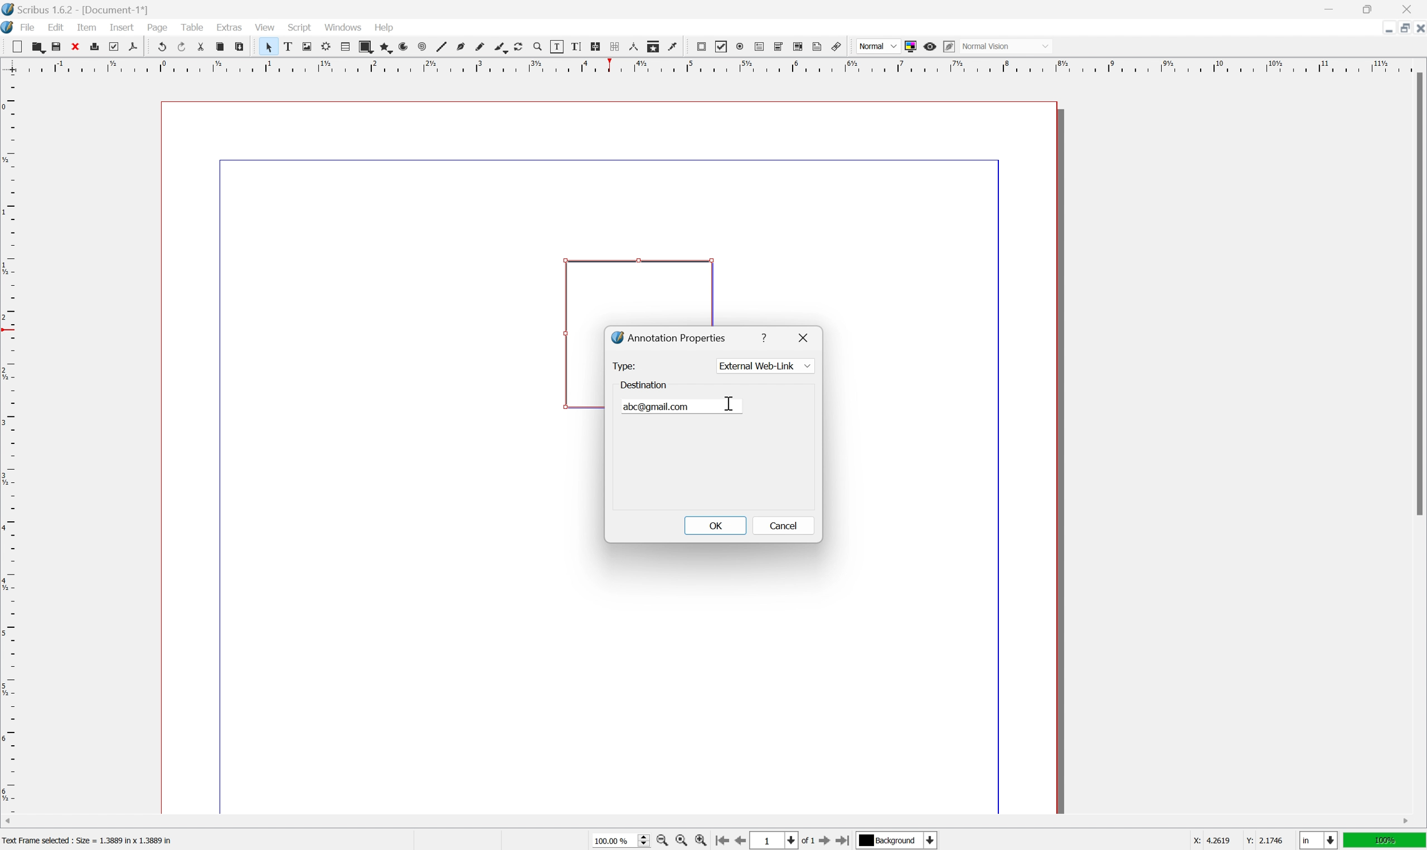 The height and width of the screenshot is (850, 1427). Describe the element at coordinates (633, 46) in the screenshot. I see `measurements` at that location.